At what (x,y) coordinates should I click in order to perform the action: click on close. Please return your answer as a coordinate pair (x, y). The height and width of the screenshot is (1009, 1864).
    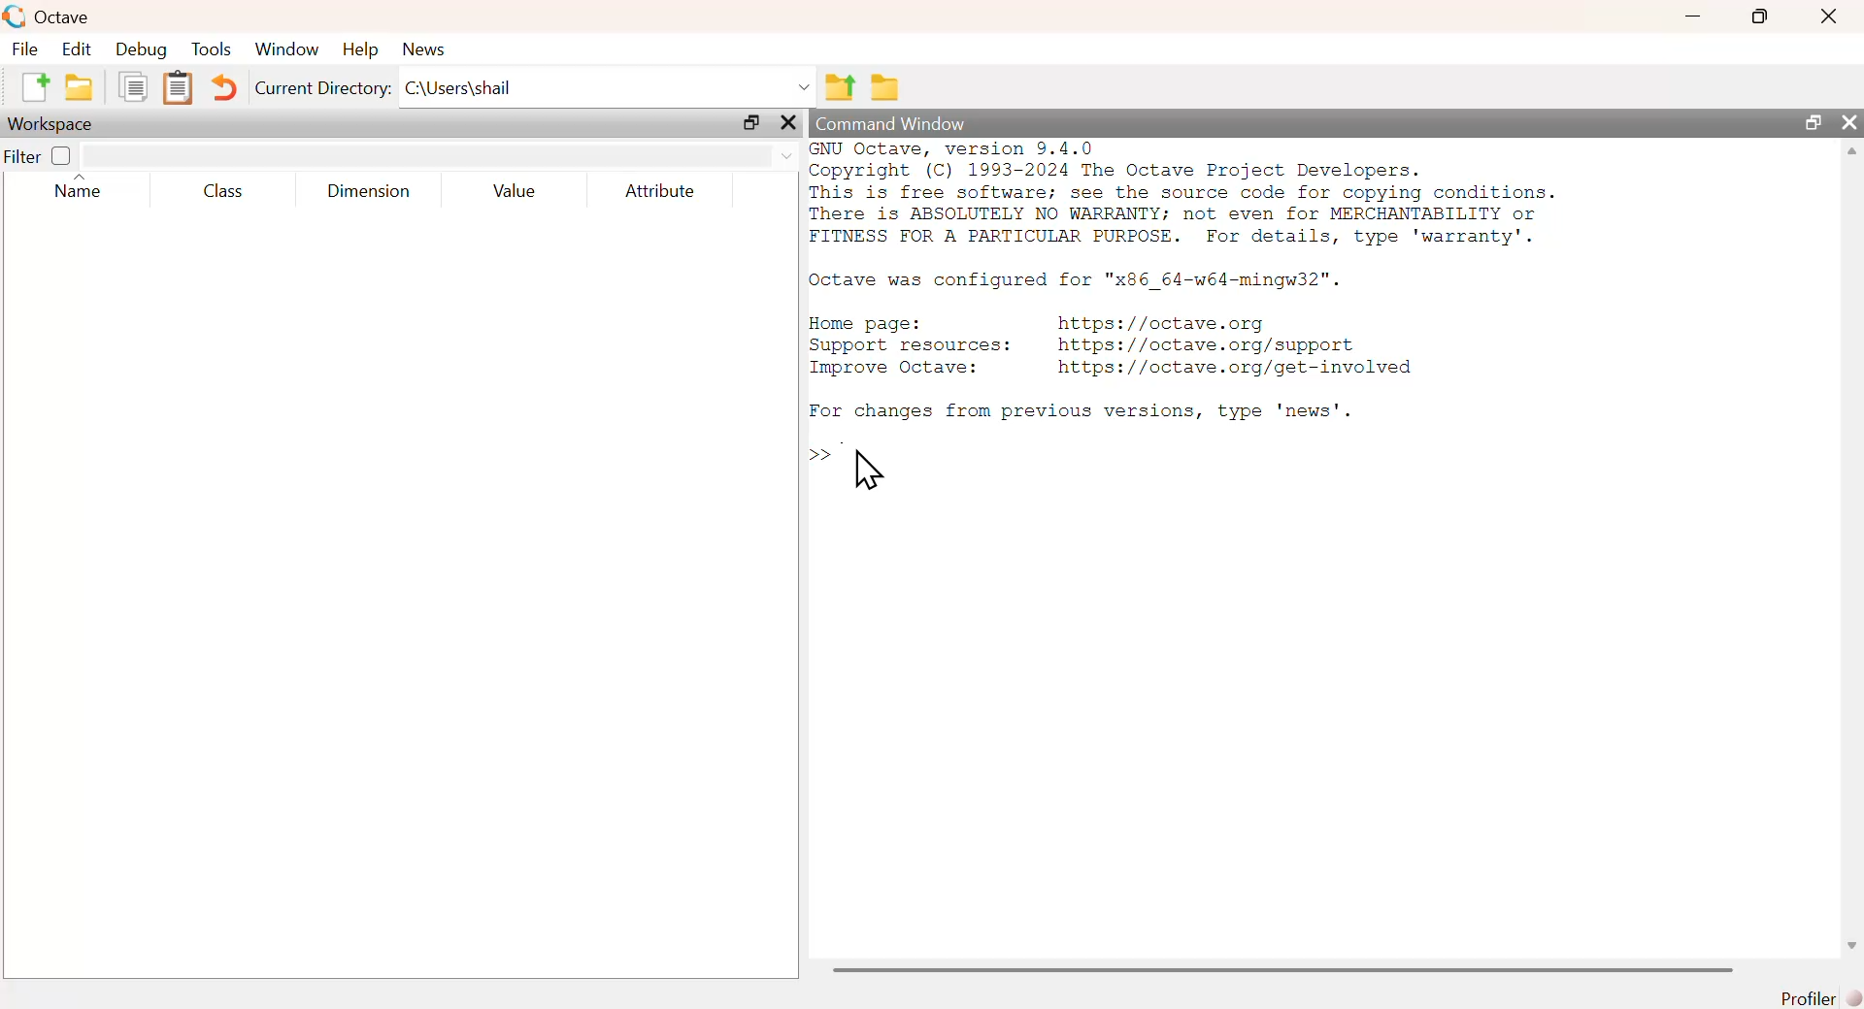
    Looking at the image, I should click on (1827, 18).